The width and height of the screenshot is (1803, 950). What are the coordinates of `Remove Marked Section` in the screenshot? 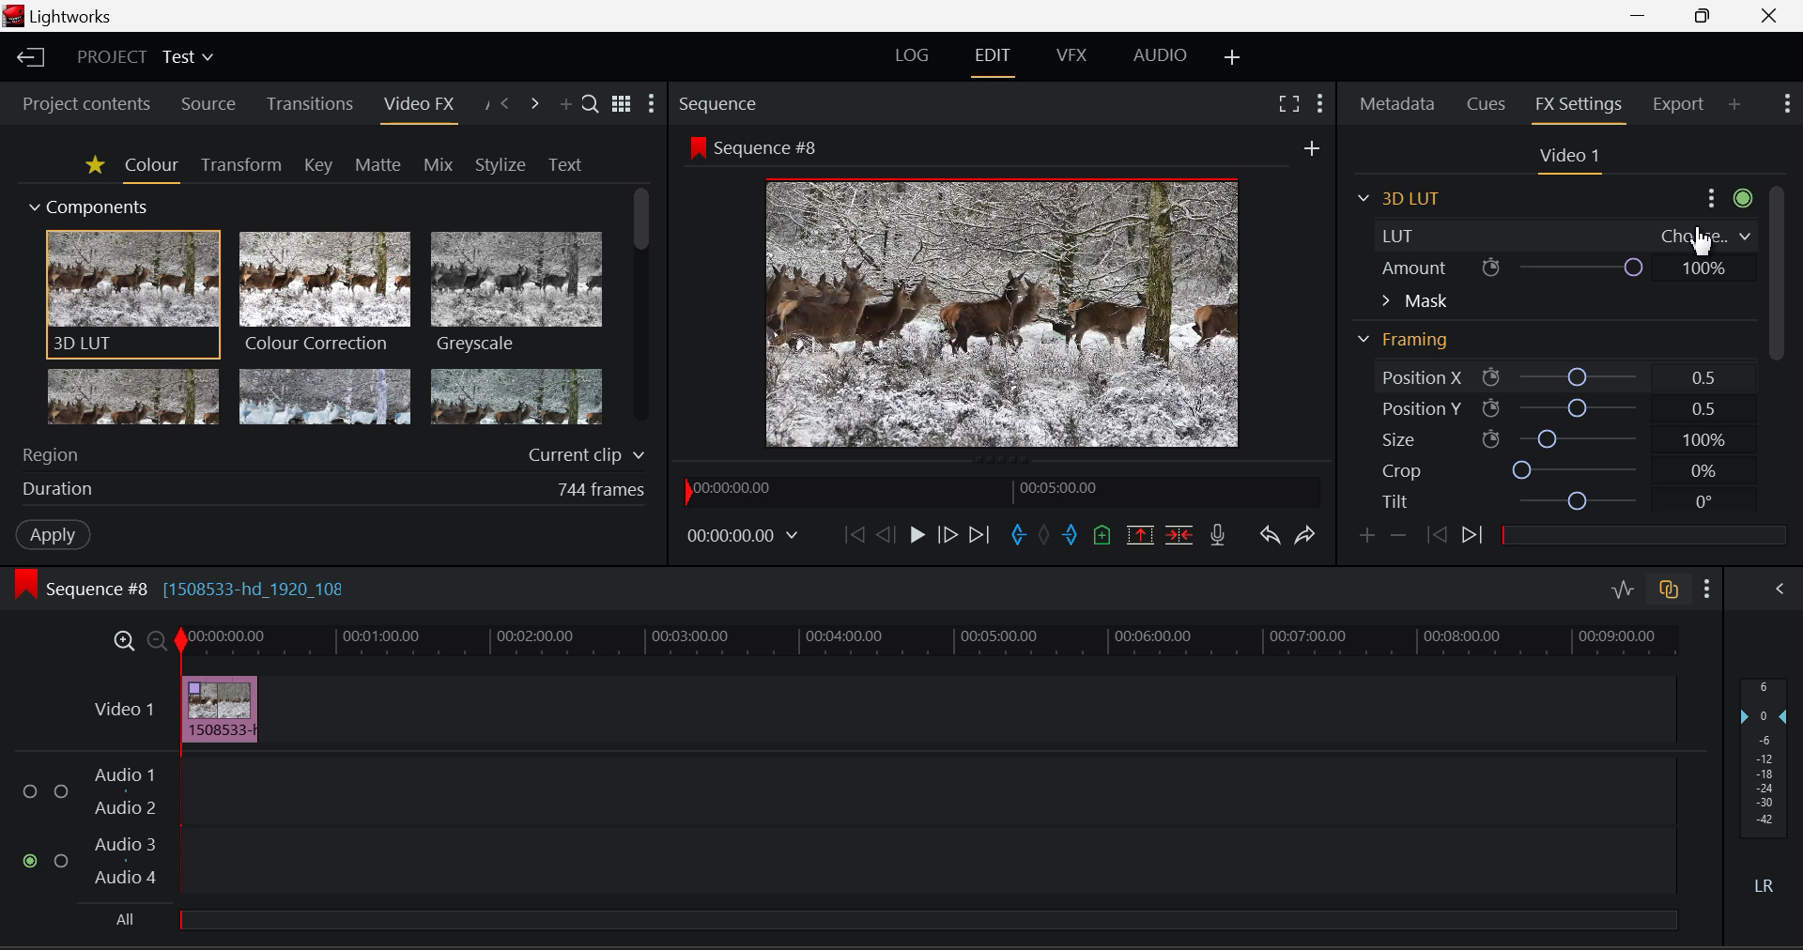 It's located at (1138, 534).